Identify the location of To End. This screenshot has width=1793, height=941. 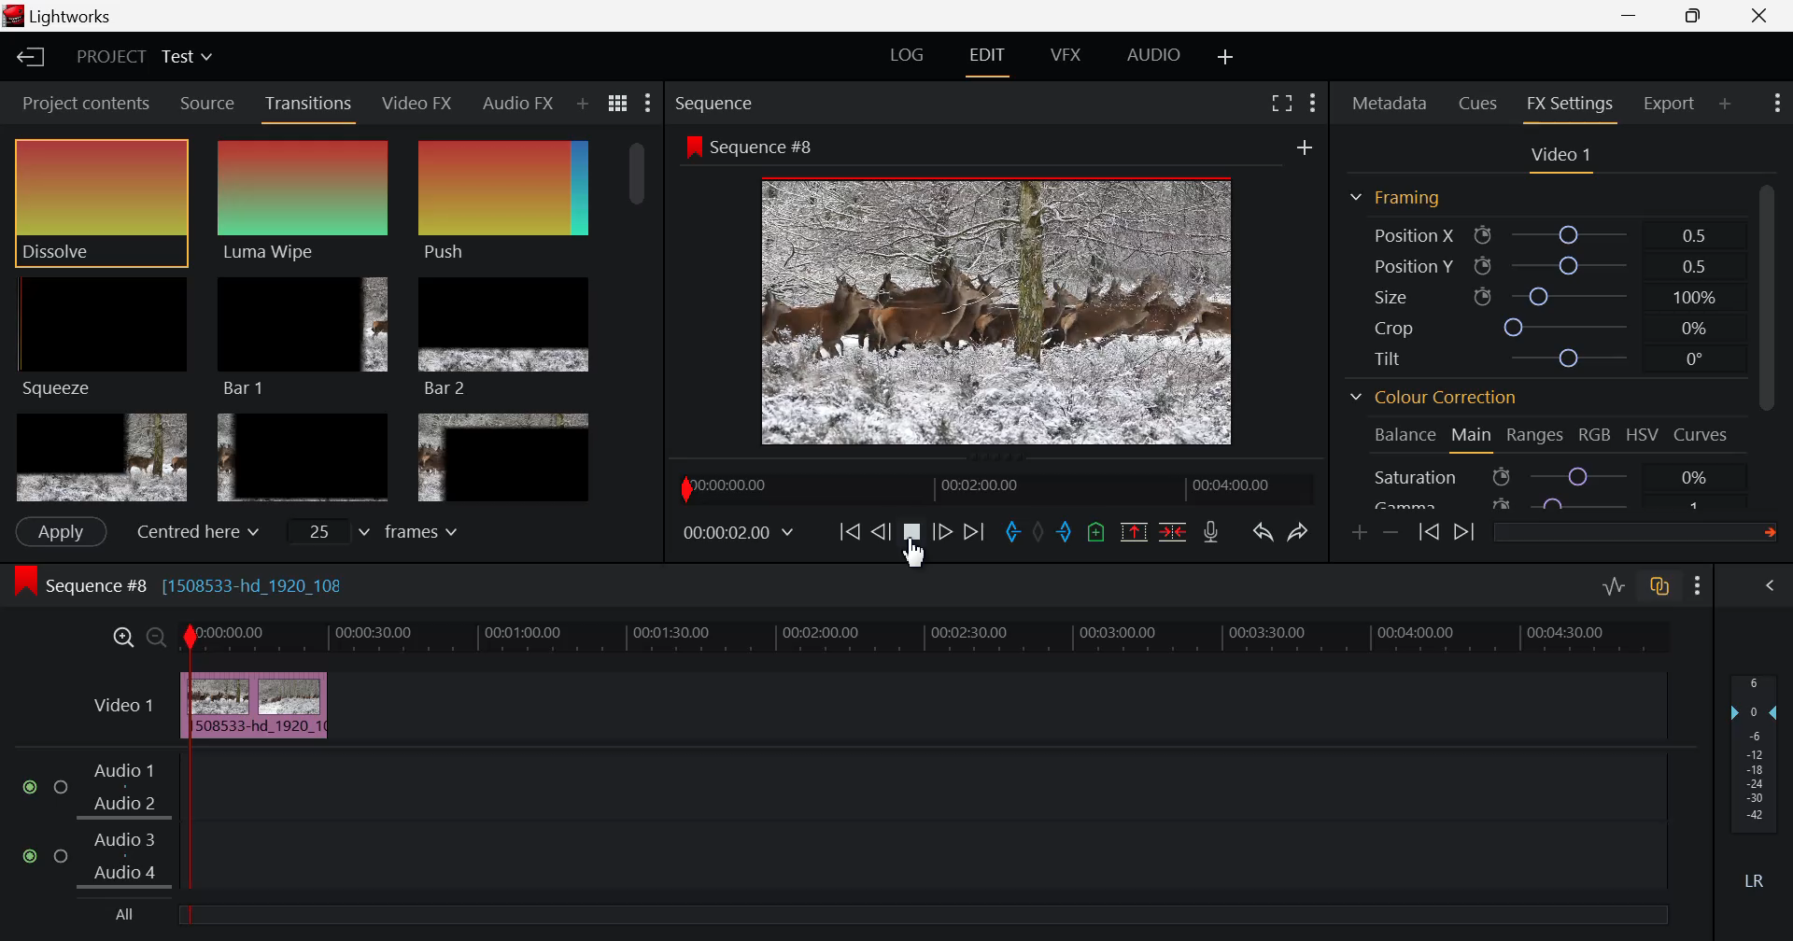
(971, 536).